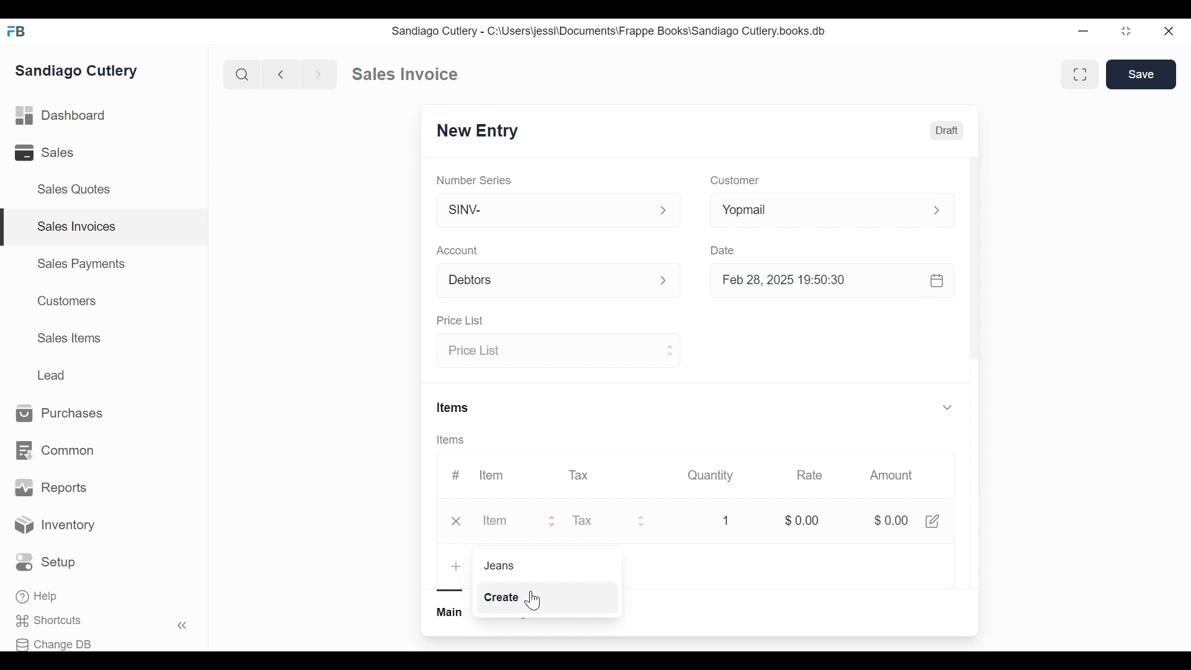 The height and width of the screenshot is (670, 1191). I want to click on Sandiago Cutlery, so click(80, 71).